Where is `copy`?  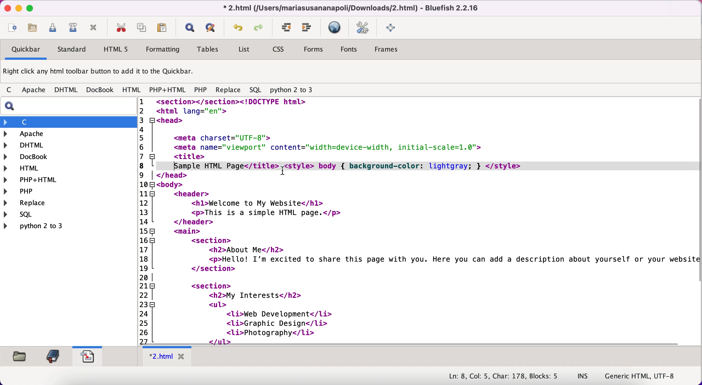
copy is located at coordinates (143, 27).